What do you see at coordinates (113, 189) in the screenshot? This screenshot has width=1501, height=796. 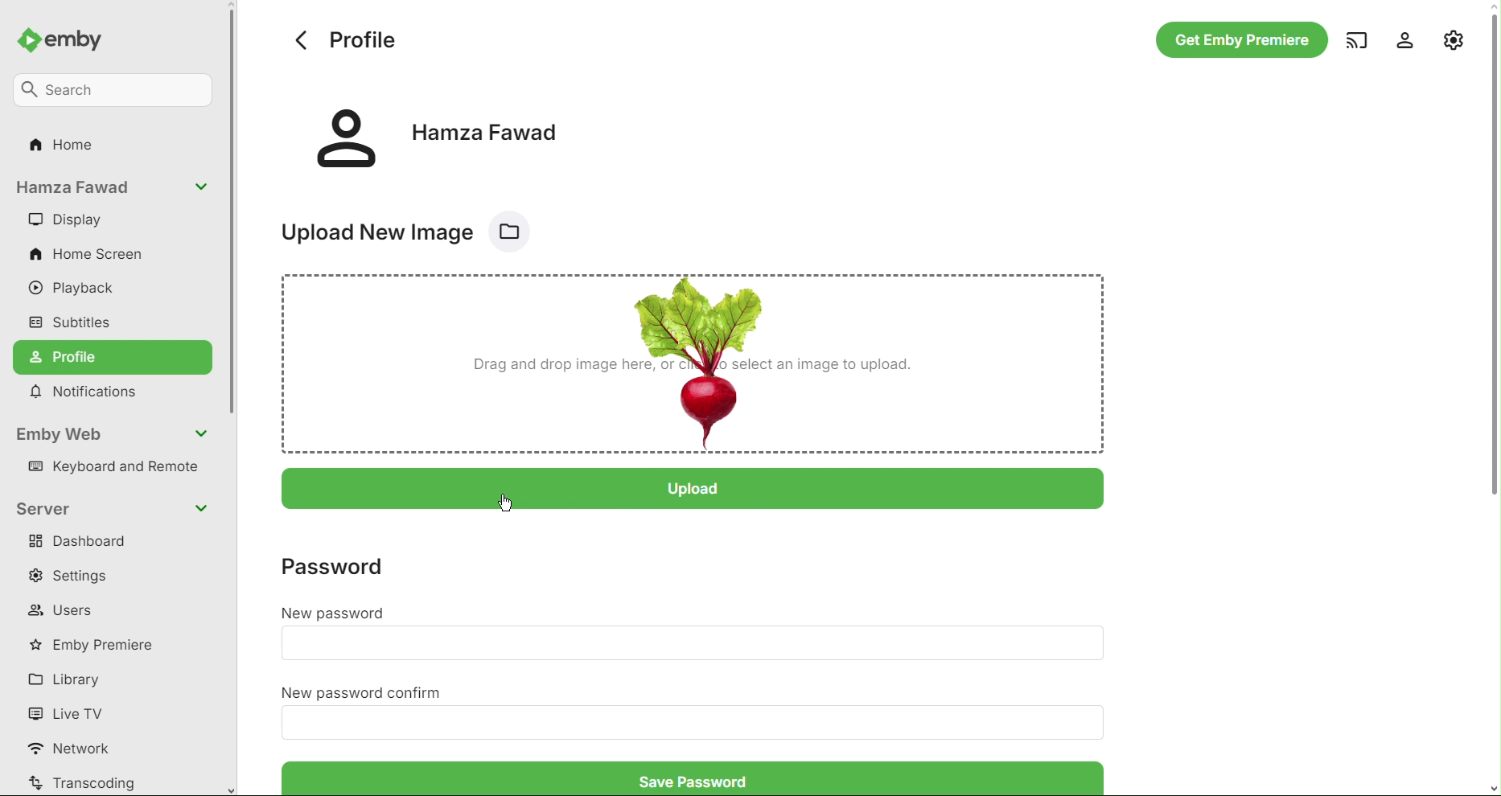 I see `Account` at bounding box center [113, 189].